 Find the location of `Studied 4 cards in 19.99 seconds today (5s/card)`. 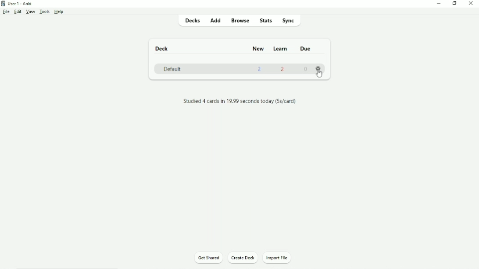

Studied 4 cards in 19.99 seconds today (5s/card) is located at coordinates (240, 101).